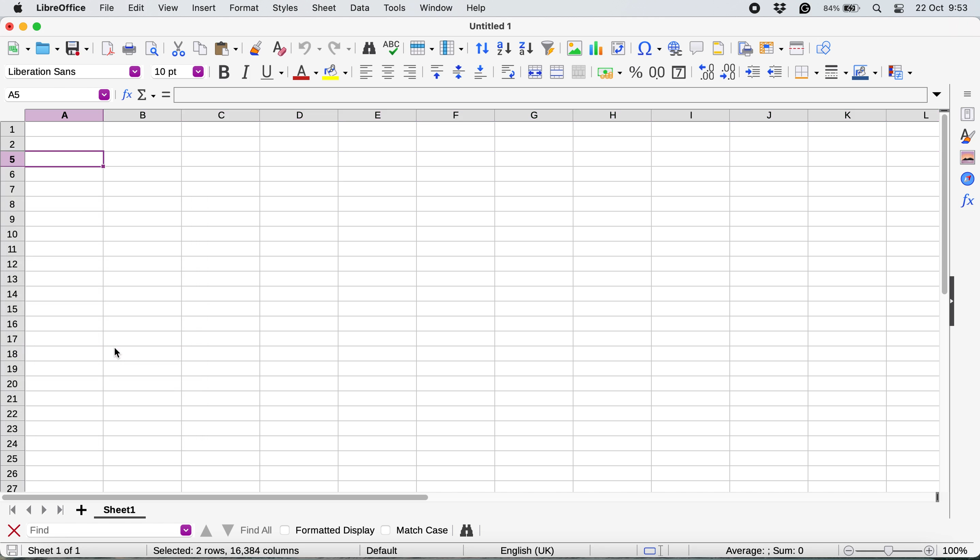 This screenshot has width=980, height=560. Describe the element at coordinates (150, 48) in the screenshot. I see `print preview` at that location.